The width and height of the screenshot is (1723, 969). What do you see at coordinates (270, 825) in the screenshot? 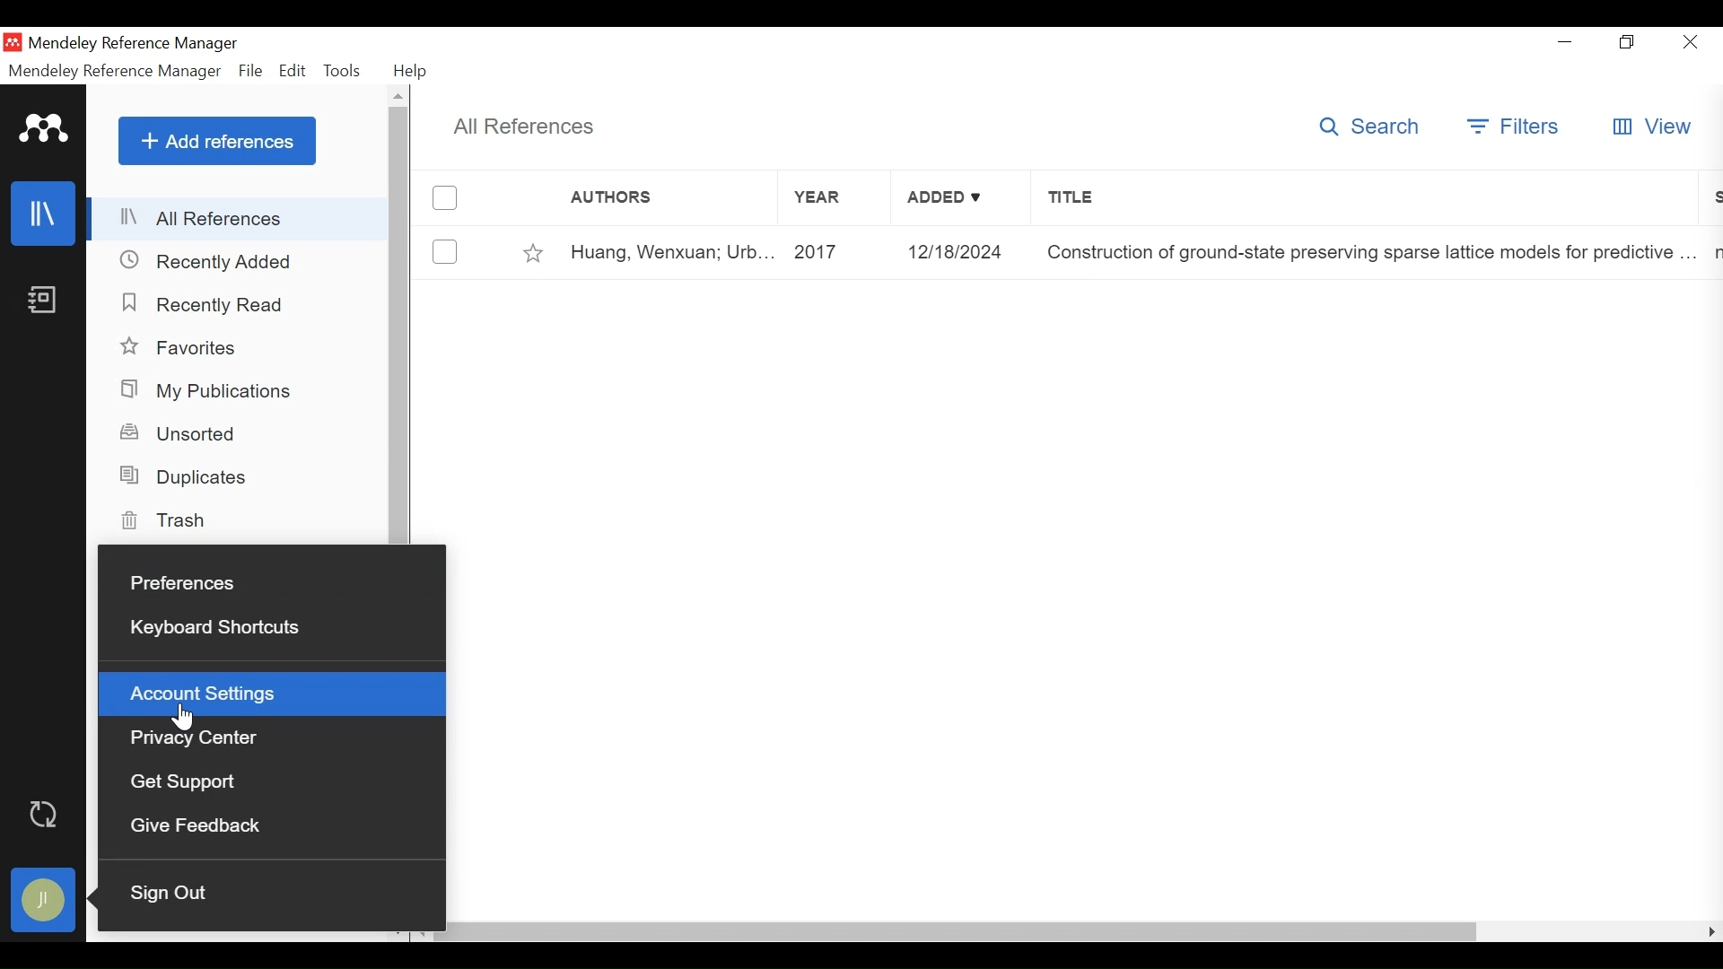
I see `Give Feedback` at bounding box center [270, 825].